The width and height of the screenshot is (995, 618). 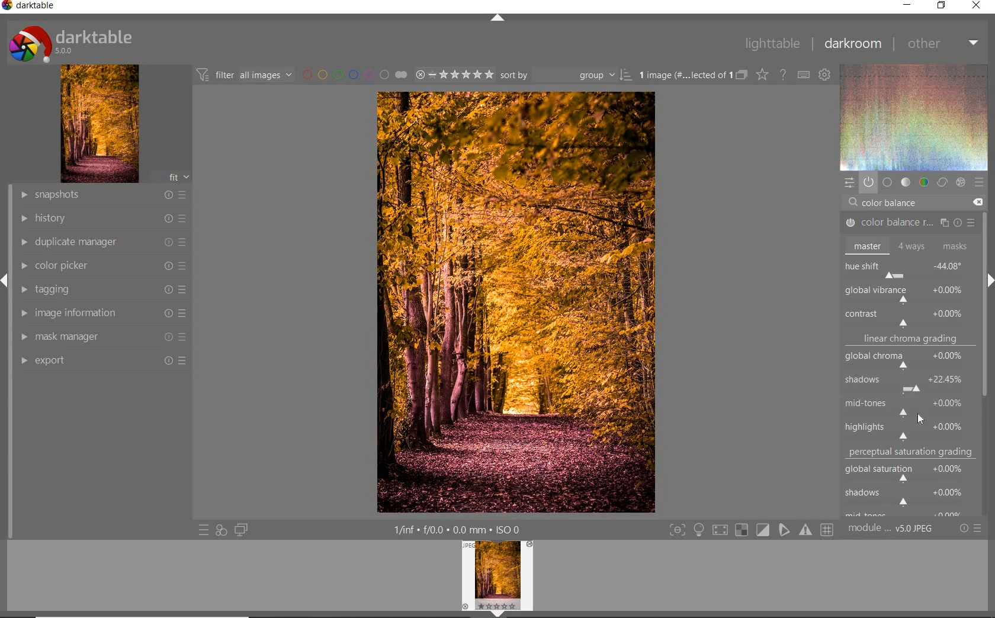 I want to click on export, so click(x=104, y=360).